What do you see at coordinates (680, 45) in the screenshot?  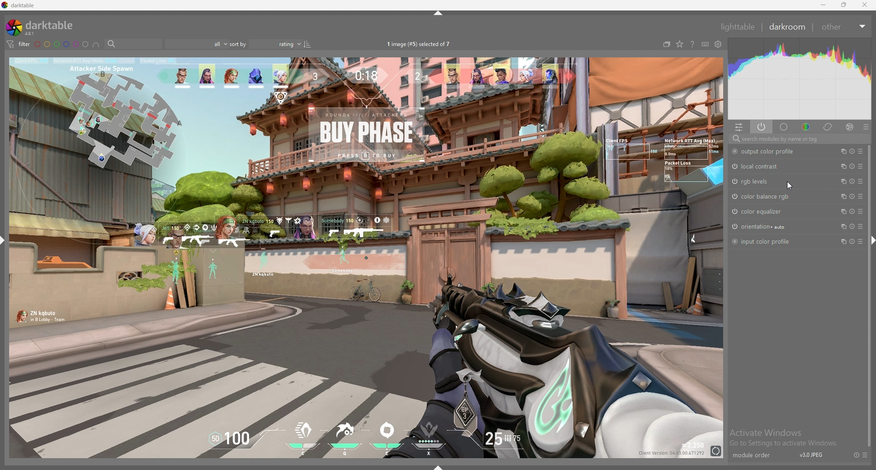 I see `change type of overlays` at bounding box center [680, 45].